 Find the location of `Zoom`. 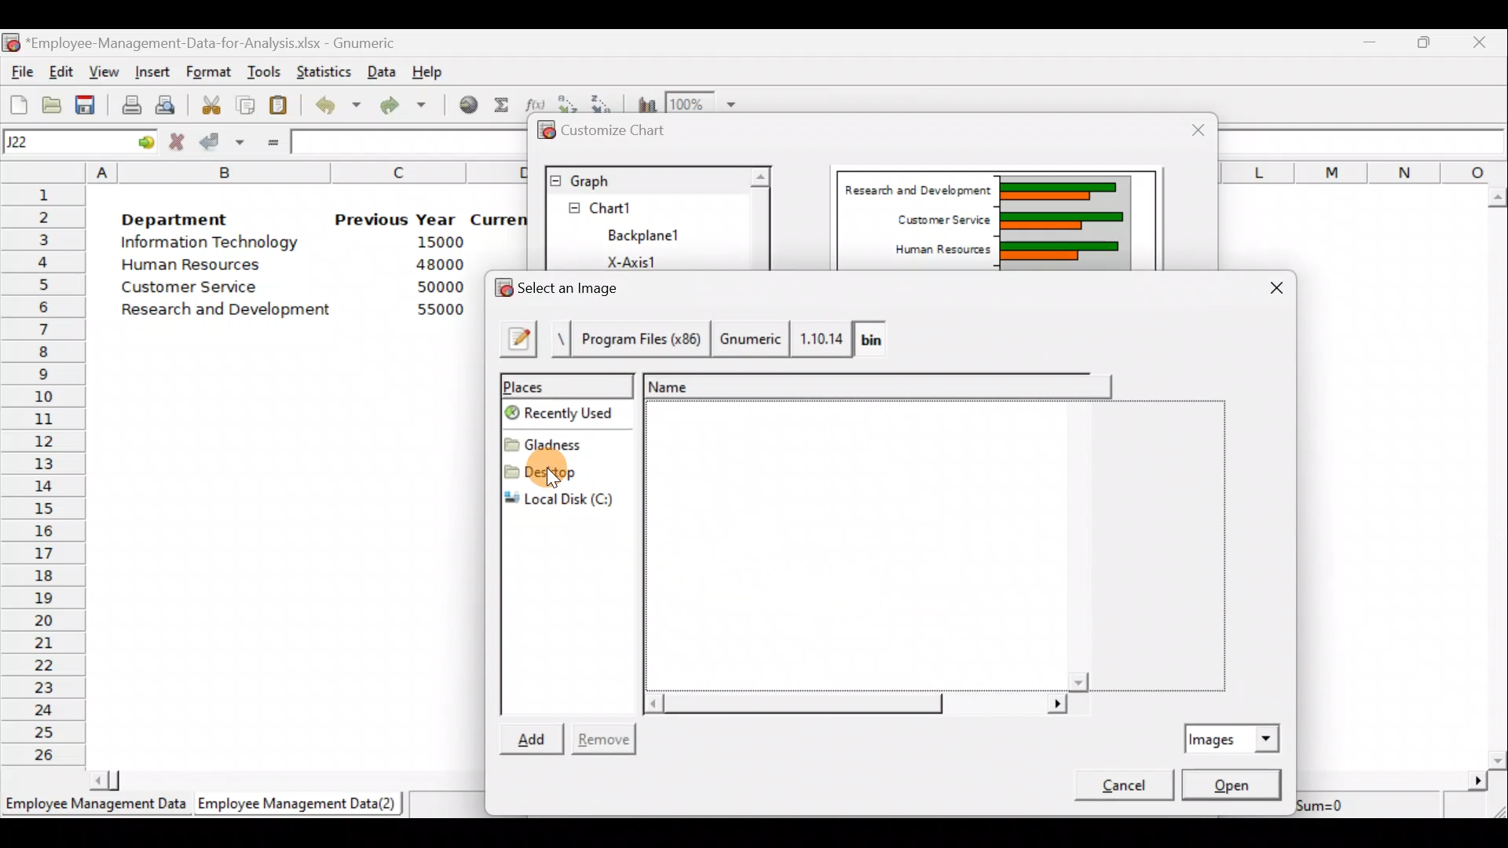

Zoom is located at coordinates (707, 102).